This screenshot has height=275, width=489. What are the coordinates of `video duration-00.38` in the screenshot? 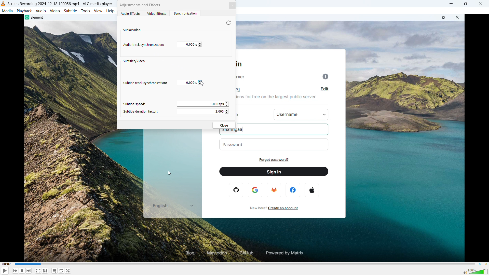 It's located at (483, 264).